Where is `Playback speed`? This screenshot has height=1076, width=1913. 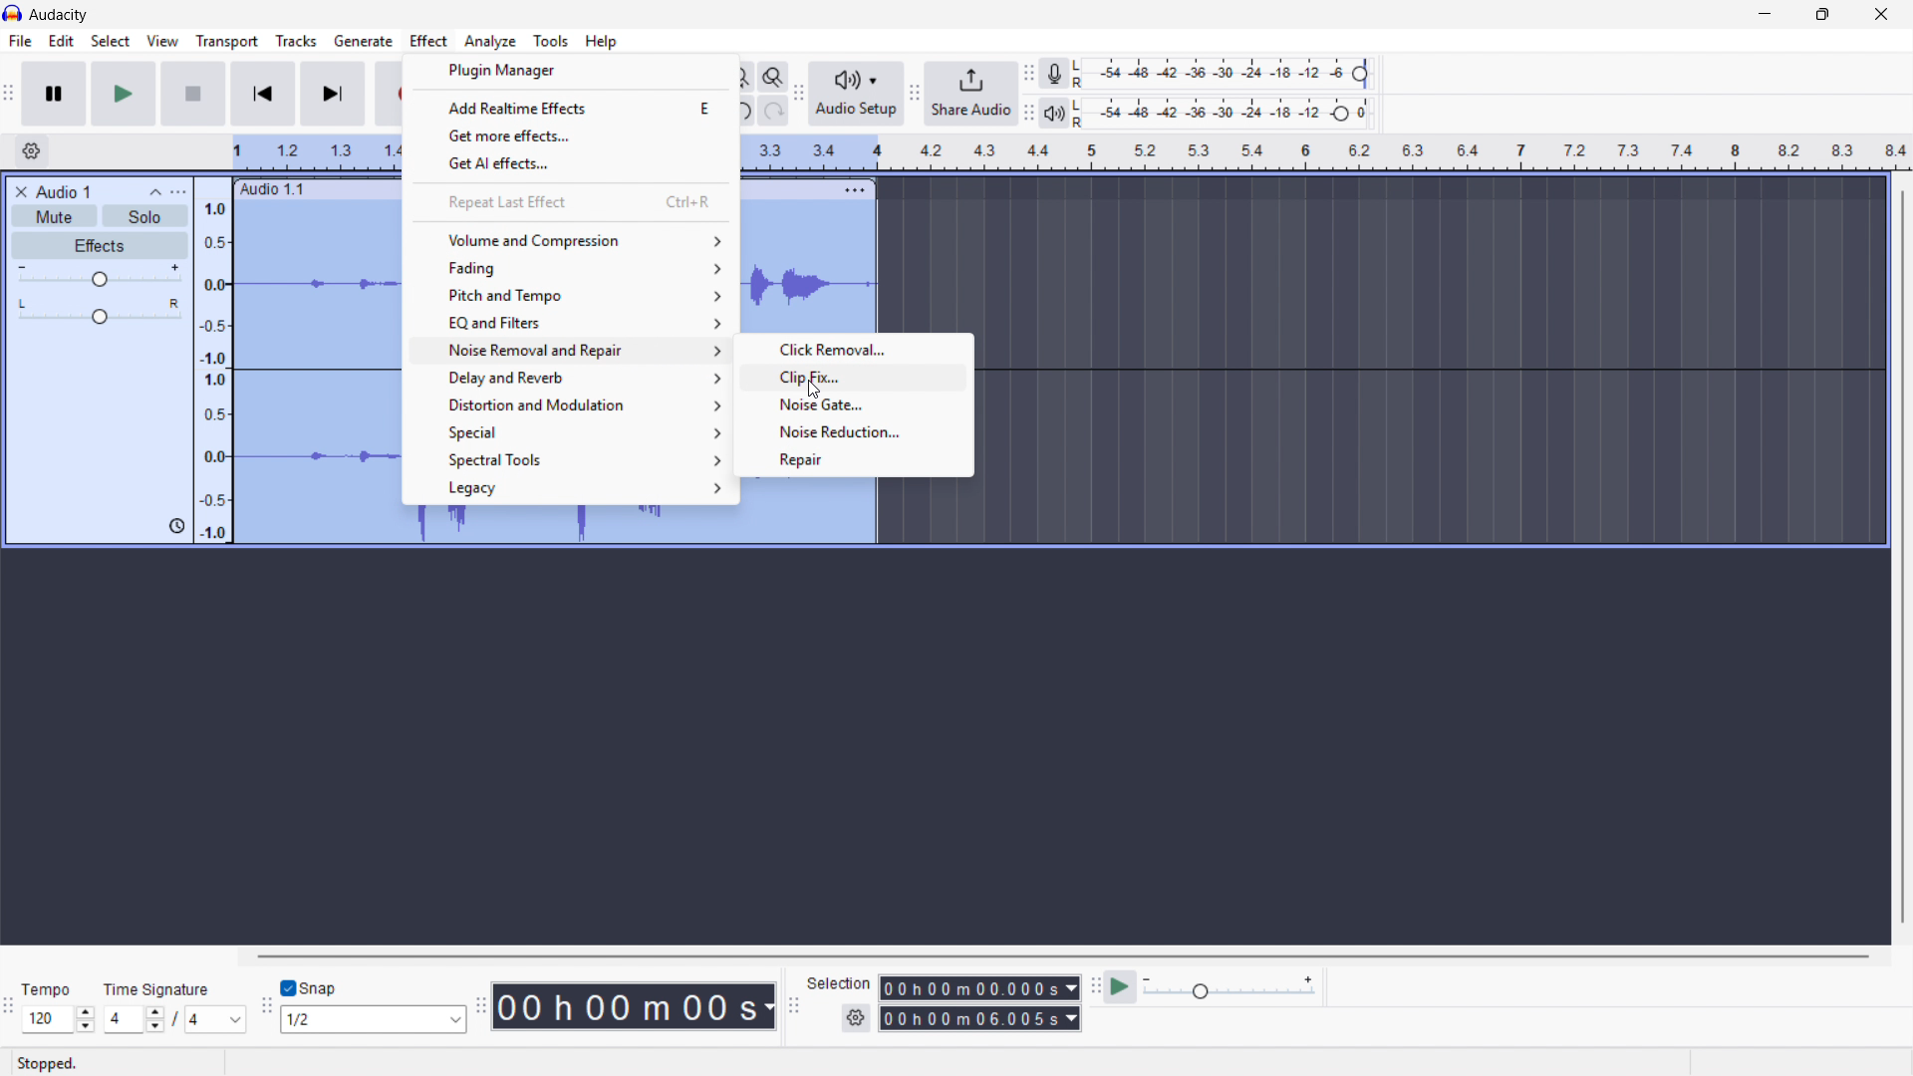
Playback speed is located at coordinates (1229, 989).